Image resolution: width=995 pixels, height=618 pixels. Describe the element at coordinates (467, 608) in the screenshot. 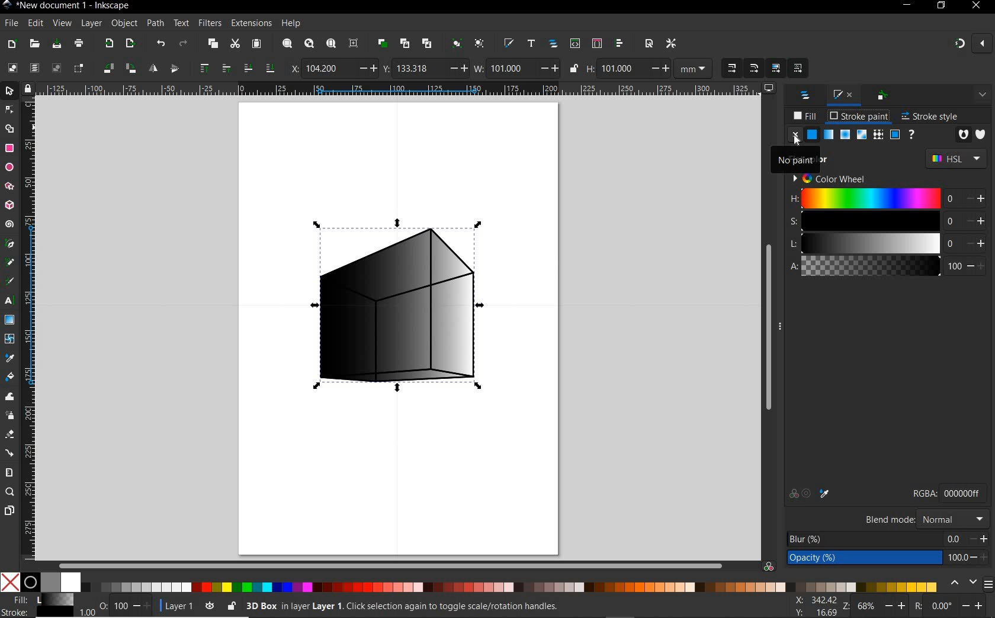

I see `NO OBJECTS SELECTED` at that location.